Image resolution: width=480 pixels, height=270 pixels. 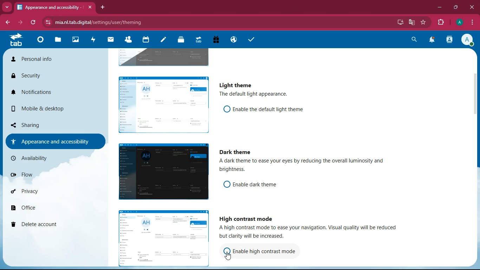 I want to click on description, so click(x=311, y=233).